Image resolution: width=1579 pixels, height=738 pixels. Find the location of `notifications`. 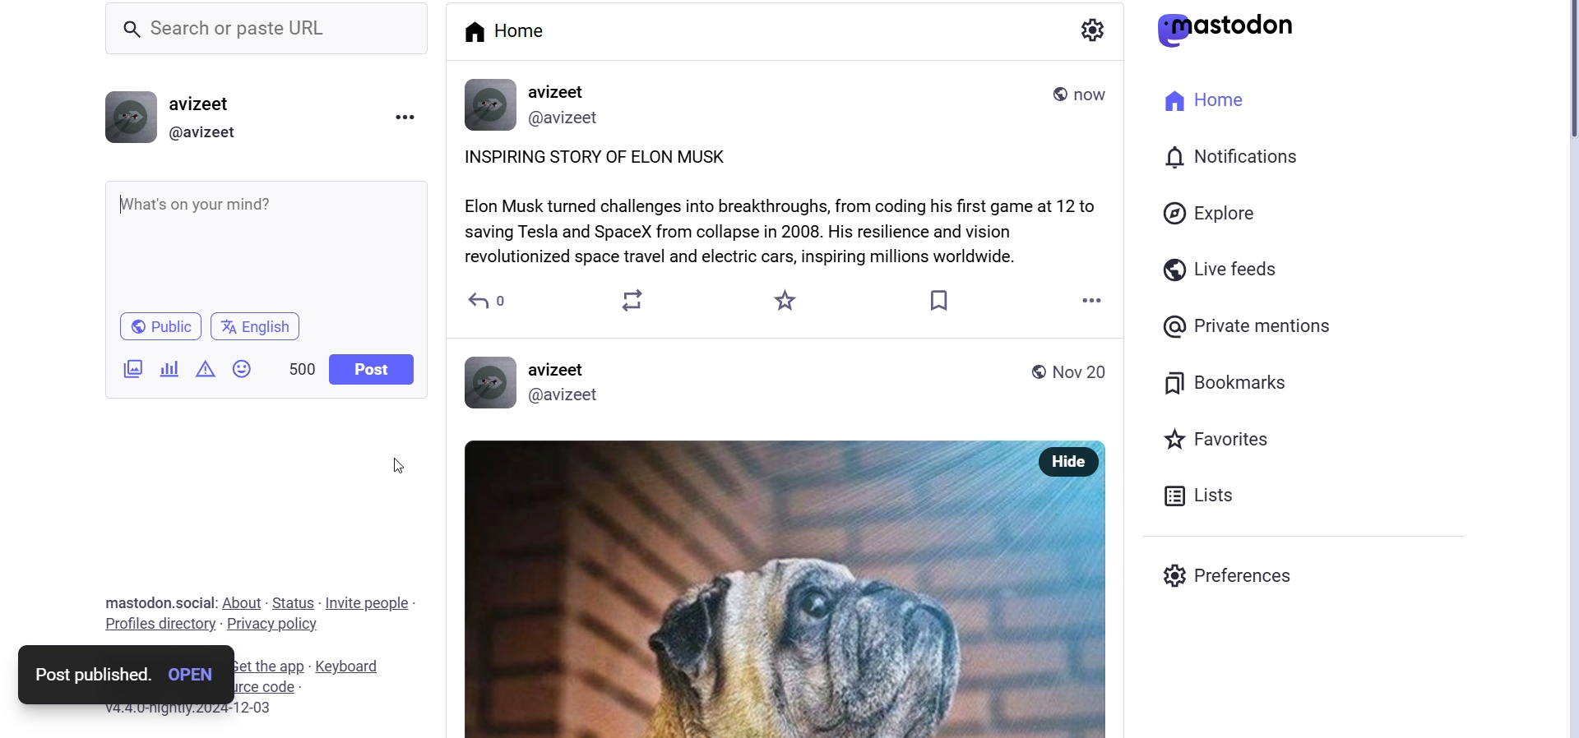

notifications is located at coordinates (1229, 159).